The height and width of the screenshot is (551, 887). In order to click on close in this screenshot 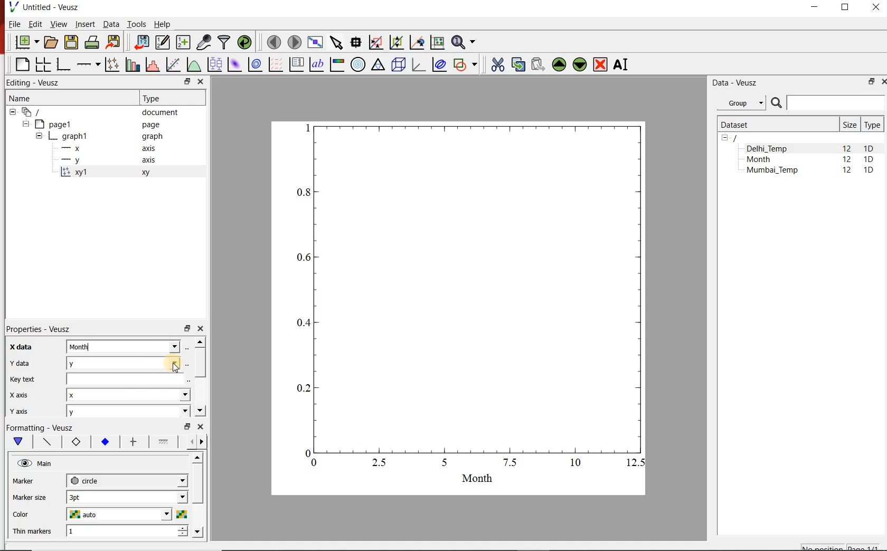, I will do `click(200, 426)`.